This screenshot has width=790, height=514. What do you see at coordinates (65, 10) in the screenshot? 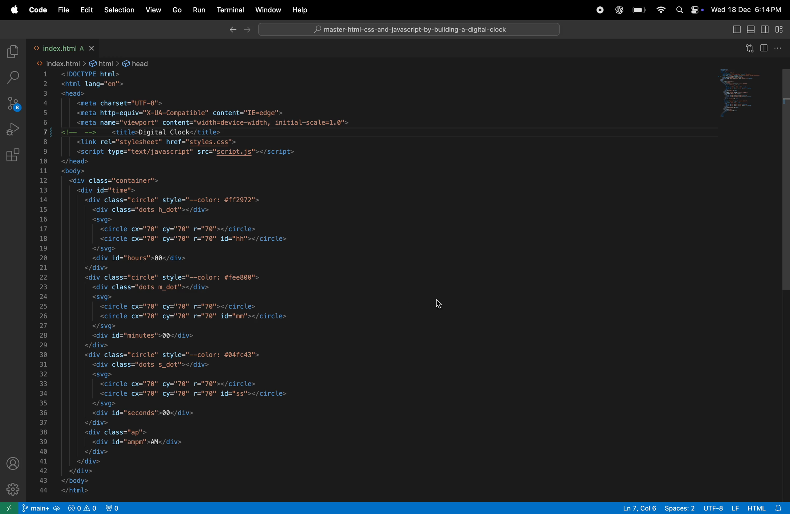
I see `file` at bounding box center [65, 10].